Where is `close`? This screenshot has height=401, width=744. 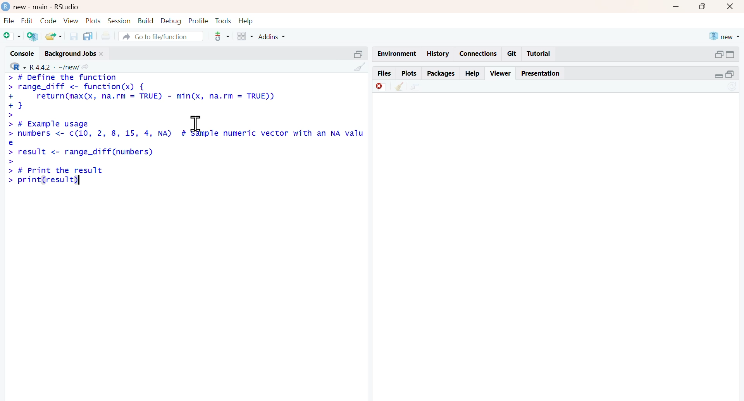 close is located at coordinates (102, 54).